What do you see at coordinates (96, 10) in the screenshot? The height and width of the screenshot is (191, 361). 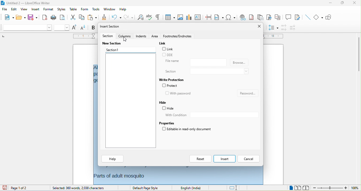 I see `tools` at bounding box center [96, 10].